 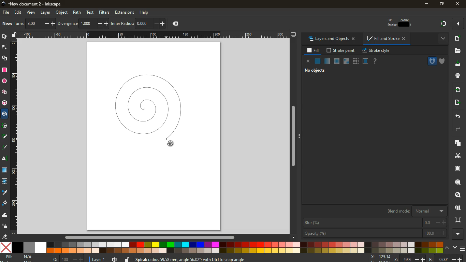 What do you see at coordinates (97, 24) in the screenshot?
I see `divide` at bounding box center [97, 24].